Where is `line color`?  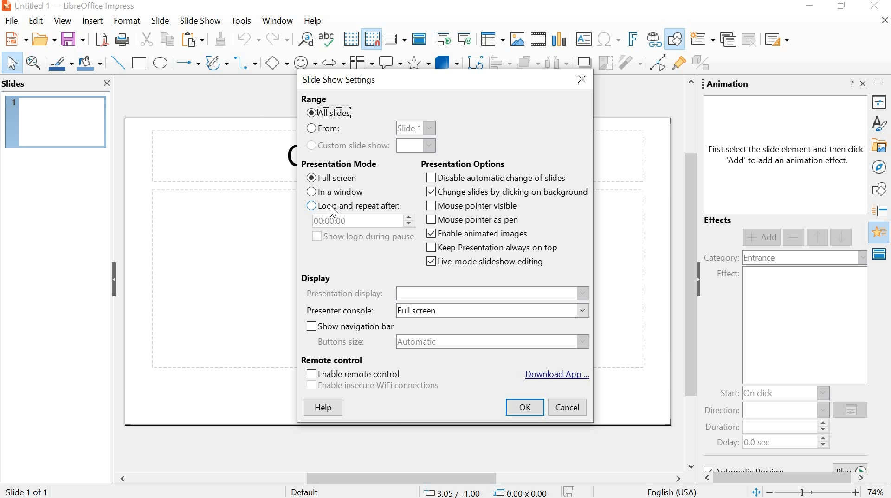 line color is located at coordinates (61, 63).